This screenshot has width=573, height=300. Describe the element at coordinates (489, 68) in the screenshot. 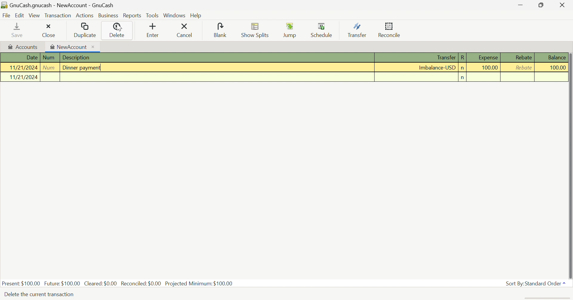

I see `100.00` at that location.